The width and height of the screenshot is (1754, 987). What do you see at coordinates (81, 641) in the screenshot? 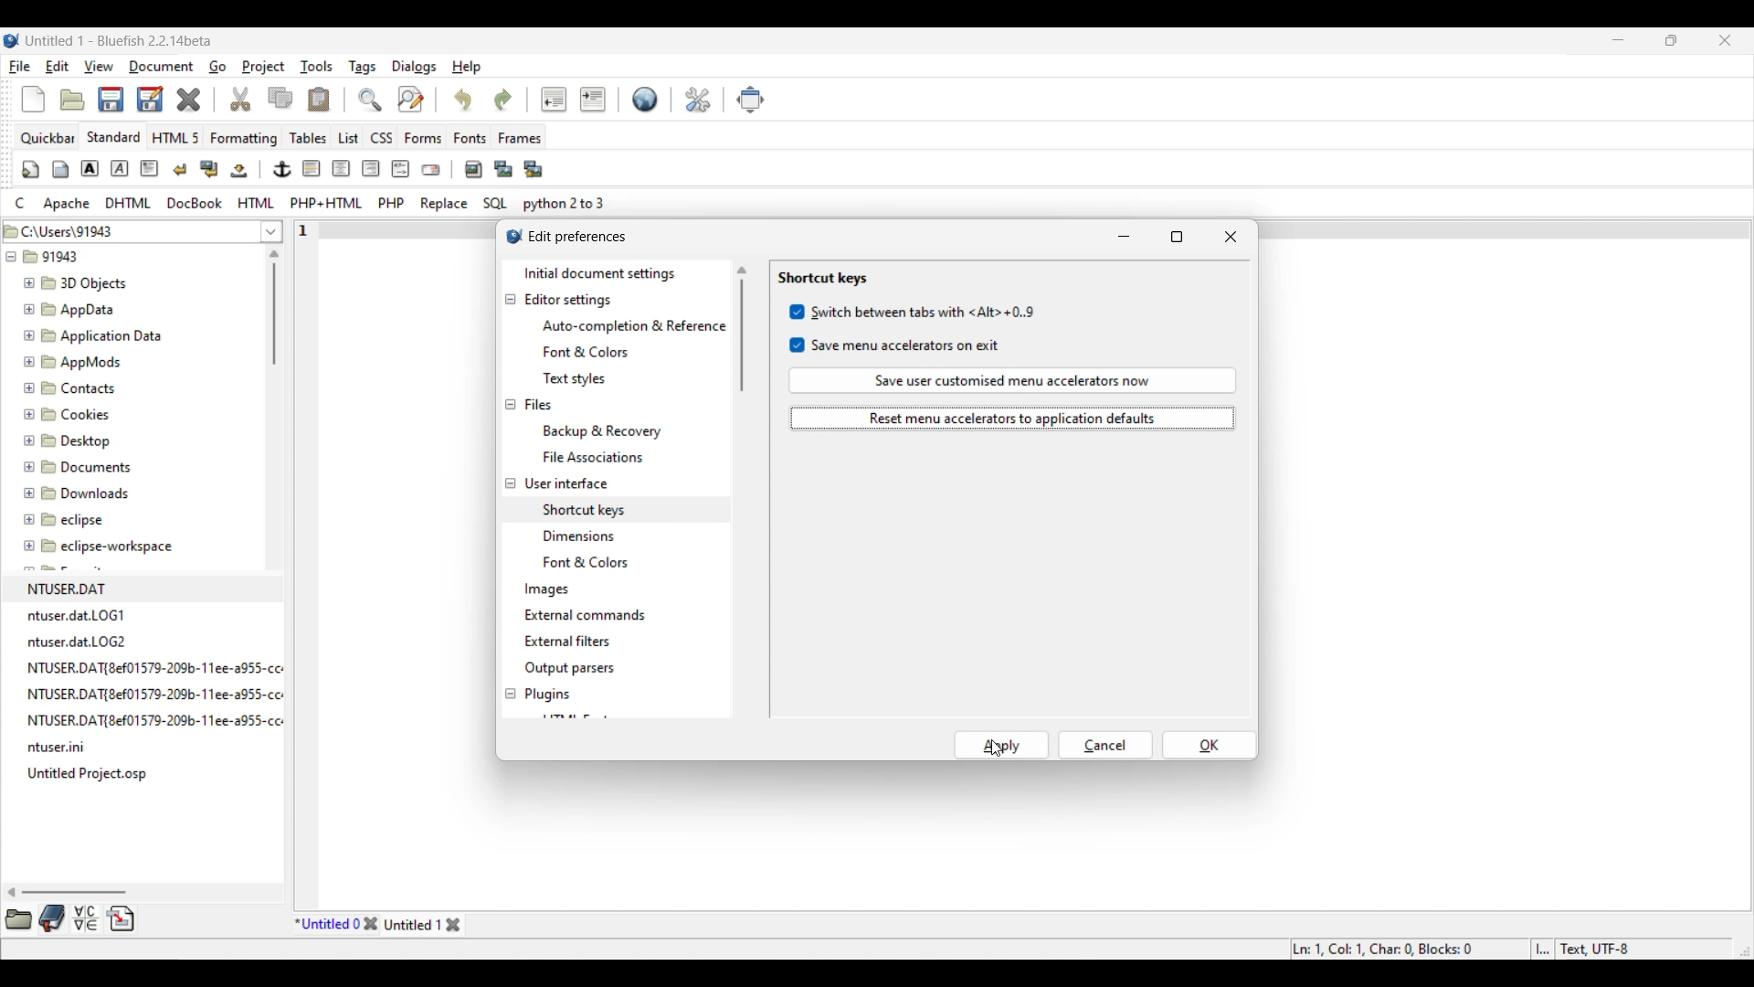
I see `ntuser.dat.LOG2` at bounding box center [81, 641].